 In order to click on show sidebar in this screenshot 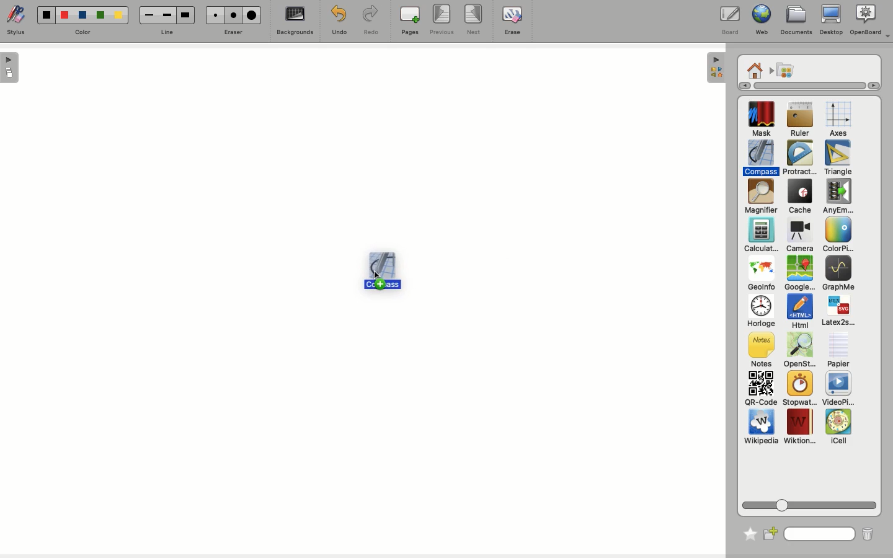, I will do `click(11, 68)`.